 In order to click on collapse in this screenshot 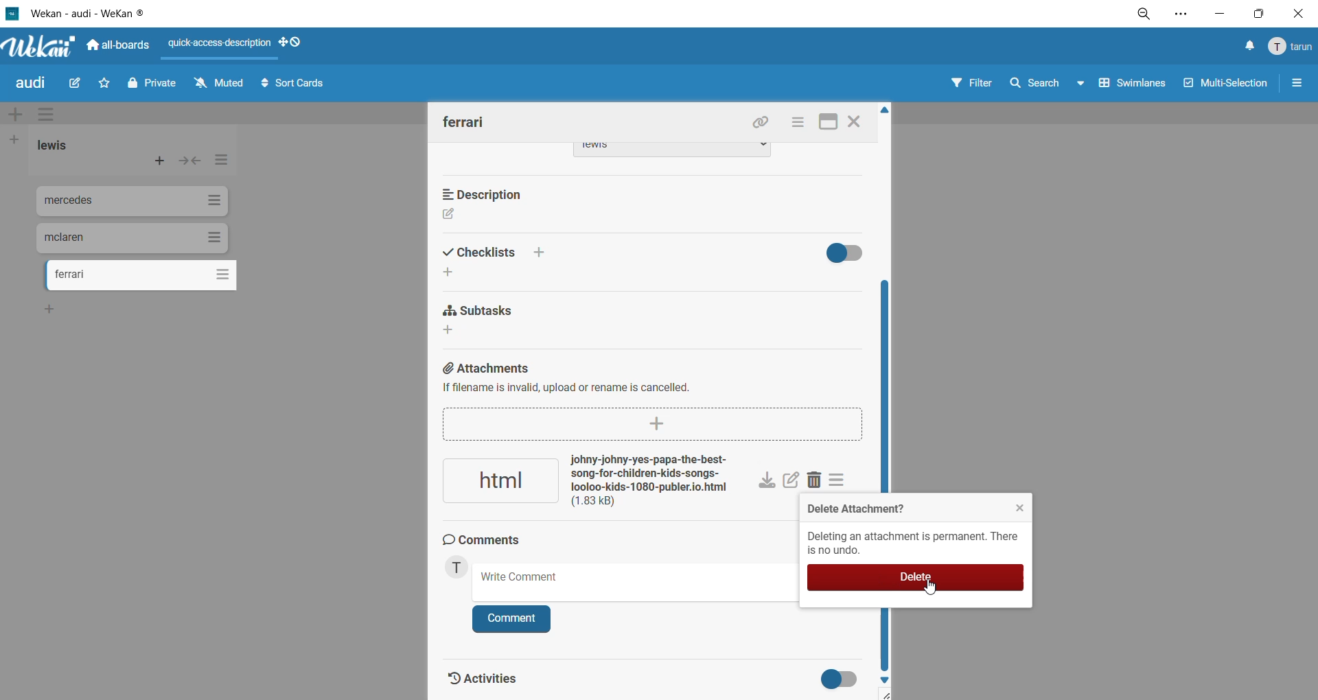, I will do `click(192, 162)`.